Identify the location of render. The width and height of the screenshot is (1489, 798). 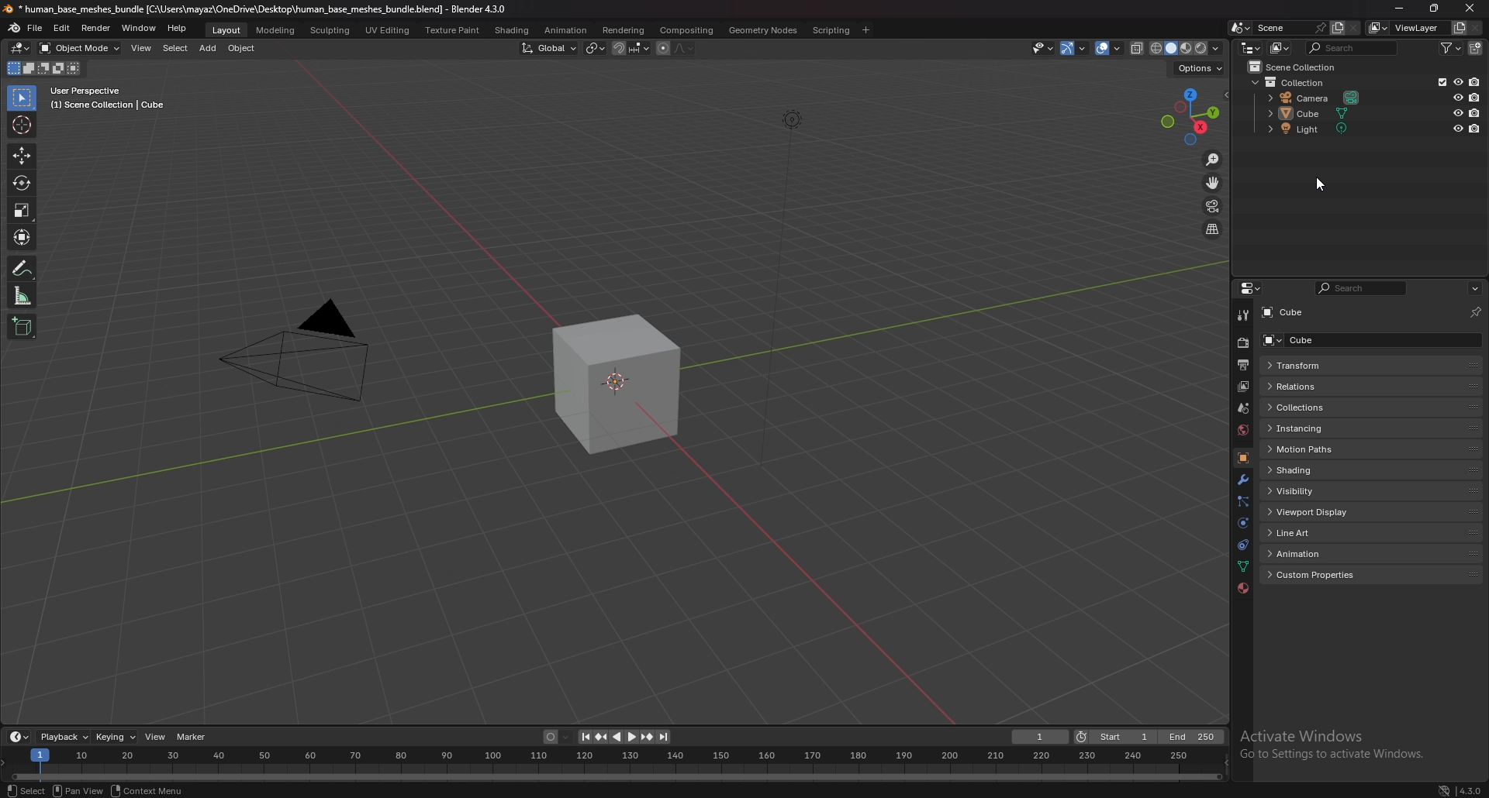
(1242, 343).